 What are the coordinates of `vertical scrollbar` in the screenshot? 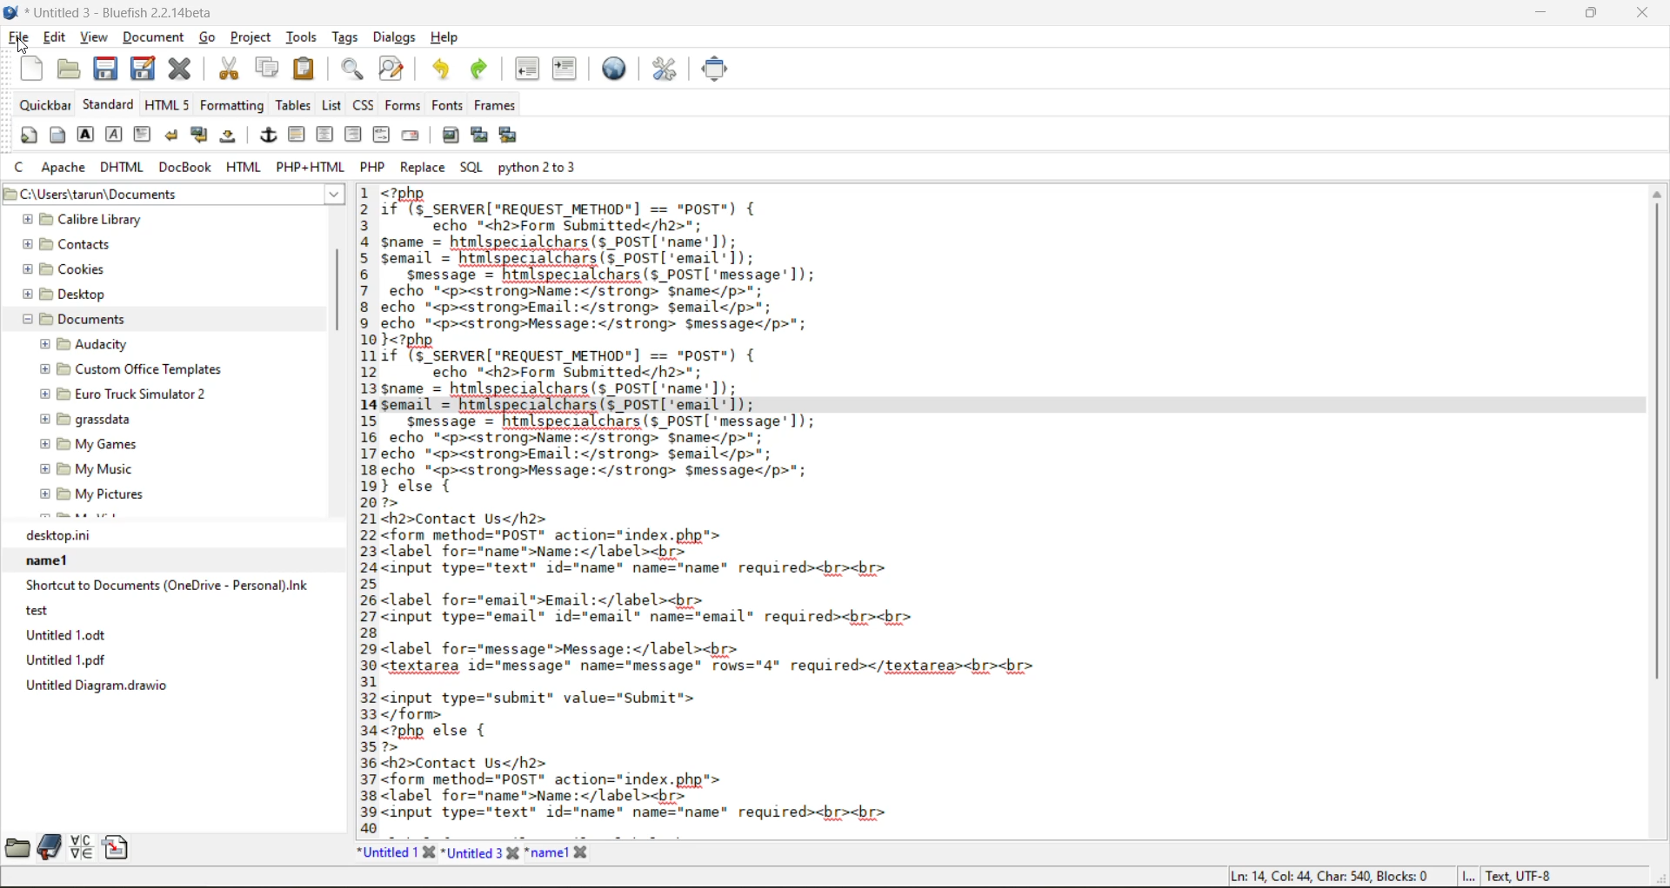 It's located at (1657, 511).